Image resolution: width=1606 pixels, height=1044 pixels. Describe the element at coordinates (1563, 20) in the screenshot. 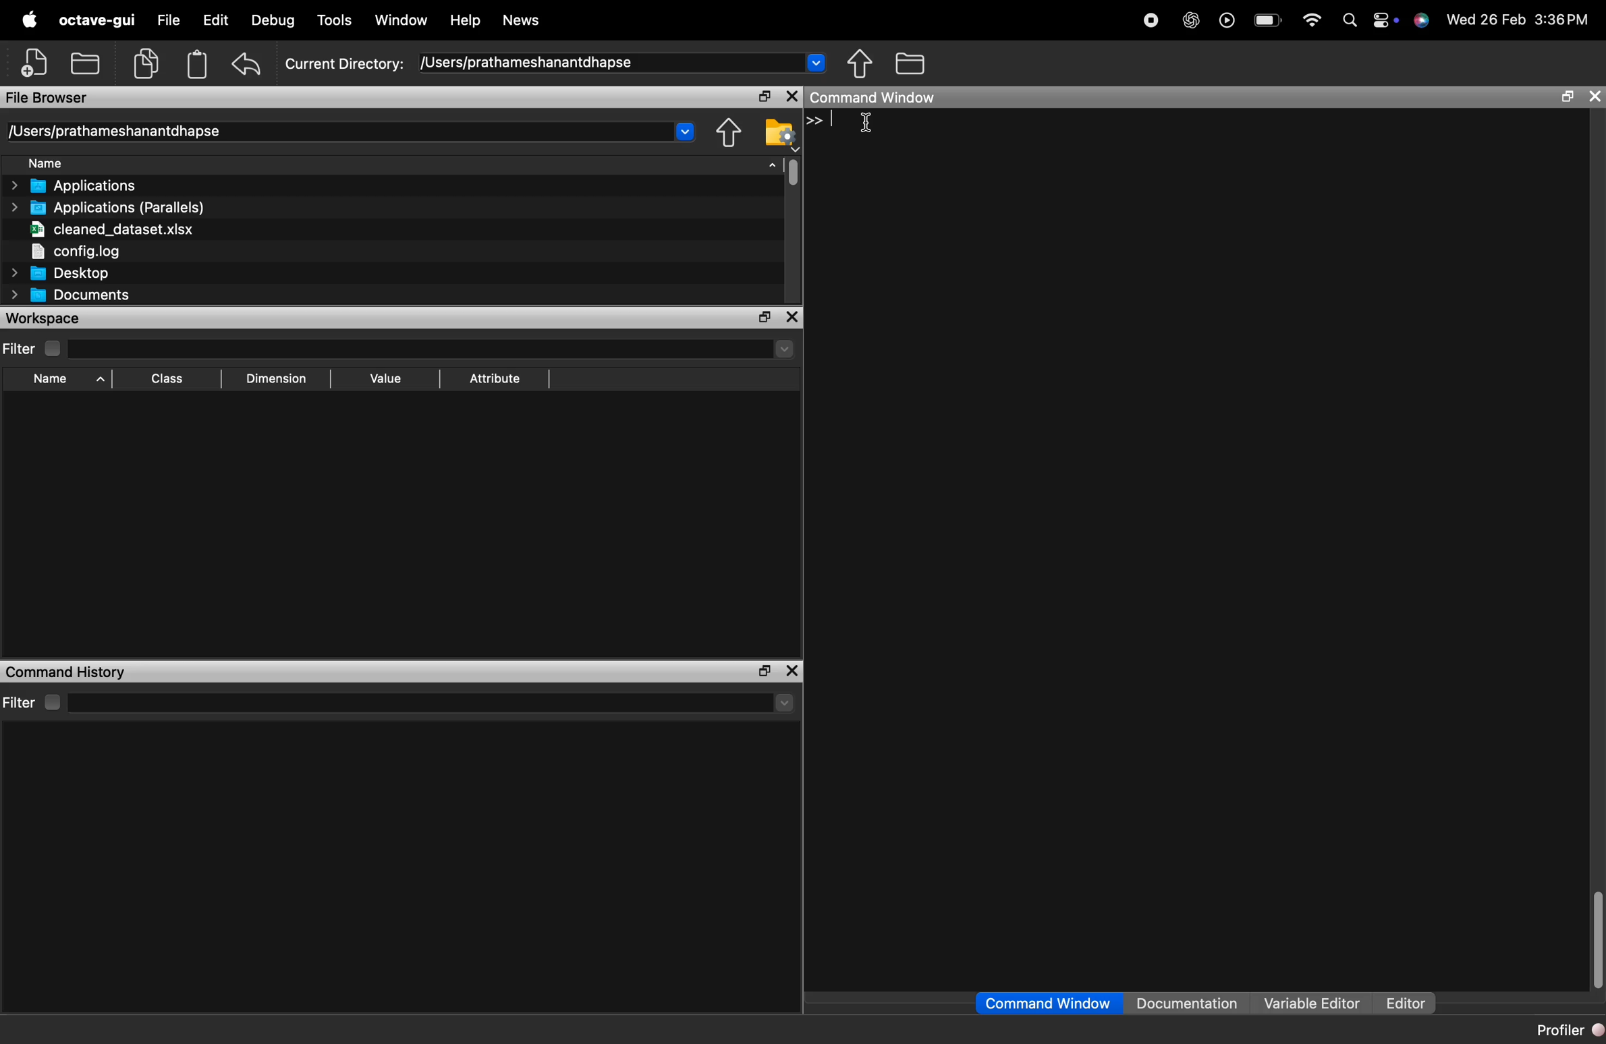

I see `3:36 PM` at that location.